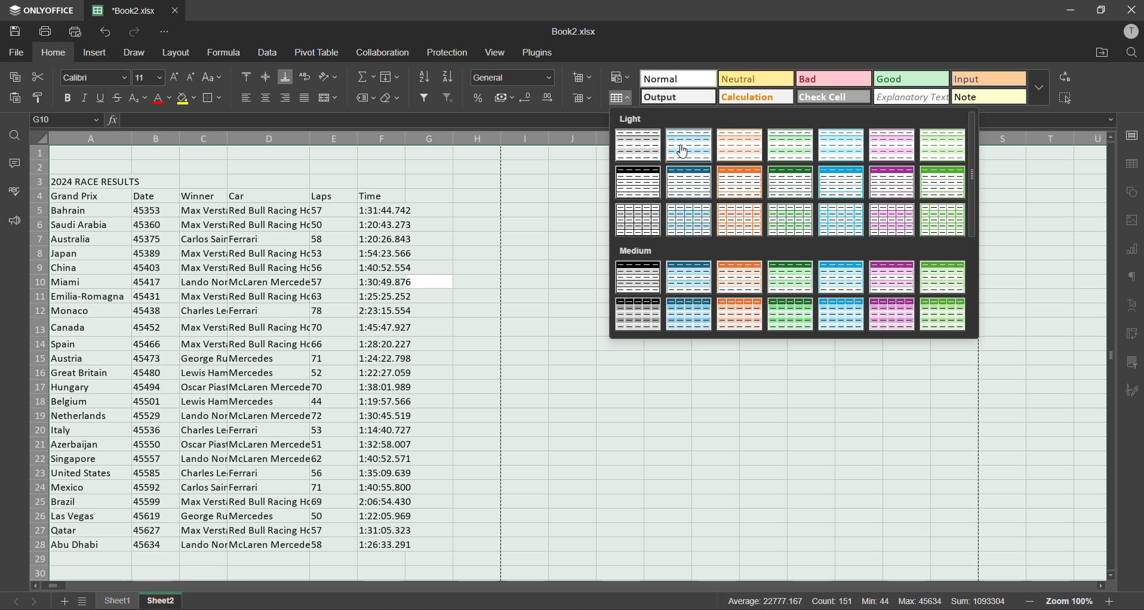 The width and height of the screenshot is (1144, 610). I want to click on view, so click(499, 54).